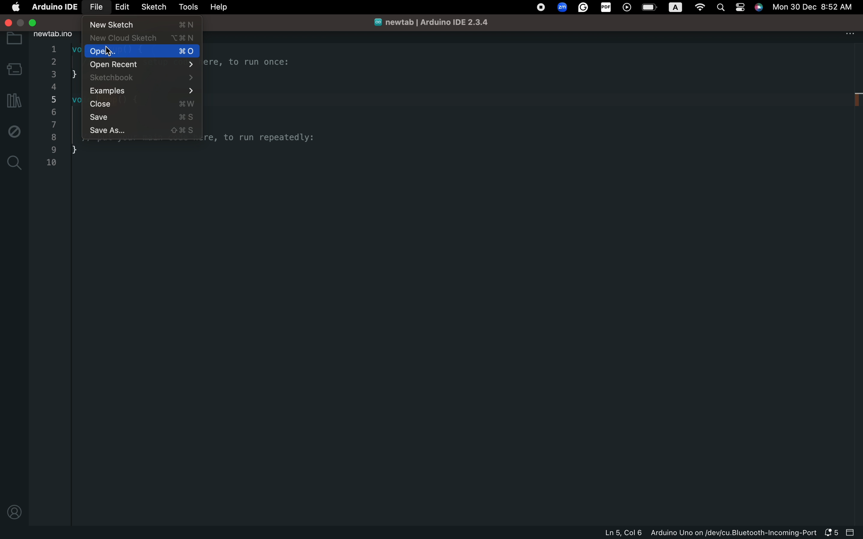  Describe the element at coordinates (626, 9) in the screenshot. I see `player` at that location.